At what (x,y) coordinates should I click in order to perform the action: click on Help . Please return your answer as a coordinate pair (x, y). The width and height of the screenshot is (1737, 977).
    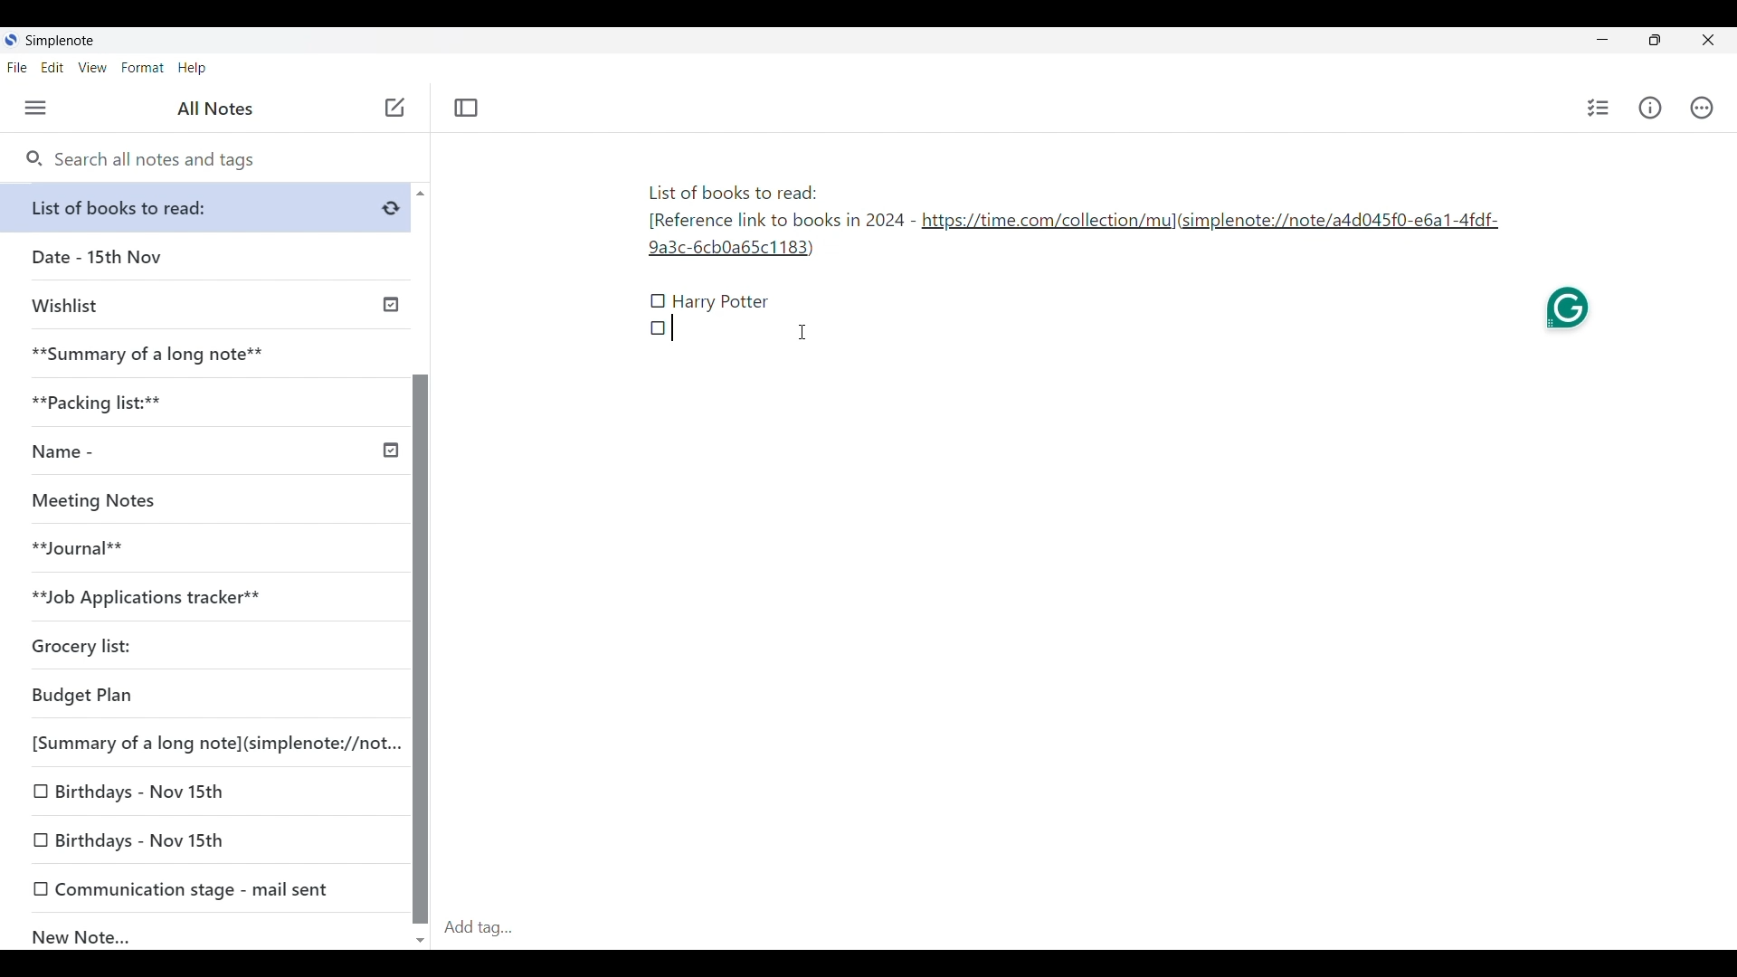
    Looking at the image, I should click on (193, 69).